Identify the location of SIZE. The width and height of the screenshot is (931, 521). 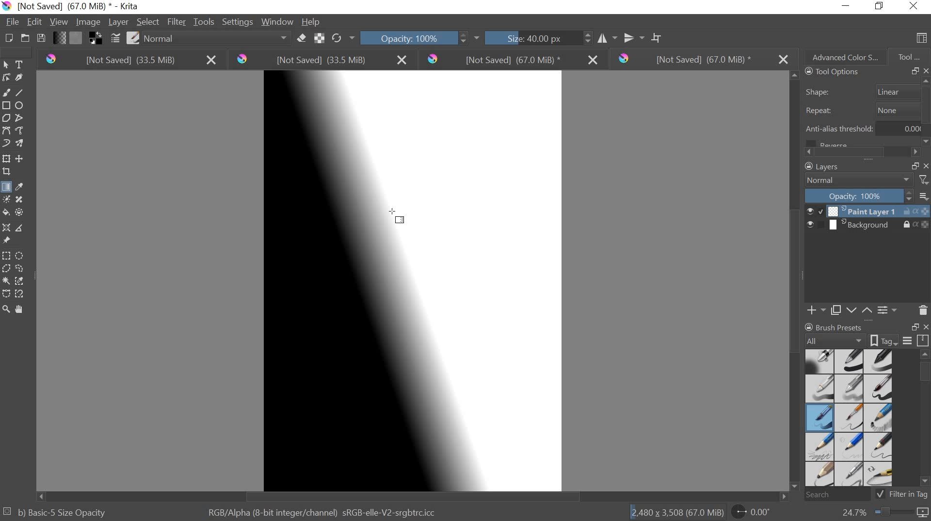
(524, 39).